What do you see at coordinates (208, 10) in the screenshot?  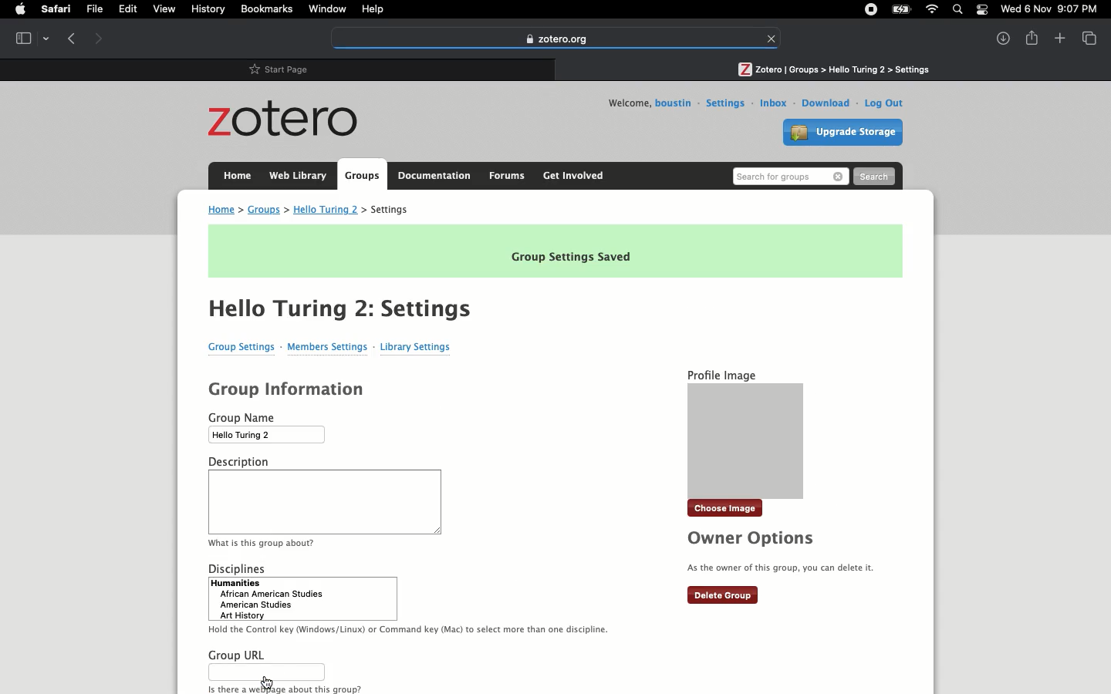 I see `History` at bounding box center [208, 10].